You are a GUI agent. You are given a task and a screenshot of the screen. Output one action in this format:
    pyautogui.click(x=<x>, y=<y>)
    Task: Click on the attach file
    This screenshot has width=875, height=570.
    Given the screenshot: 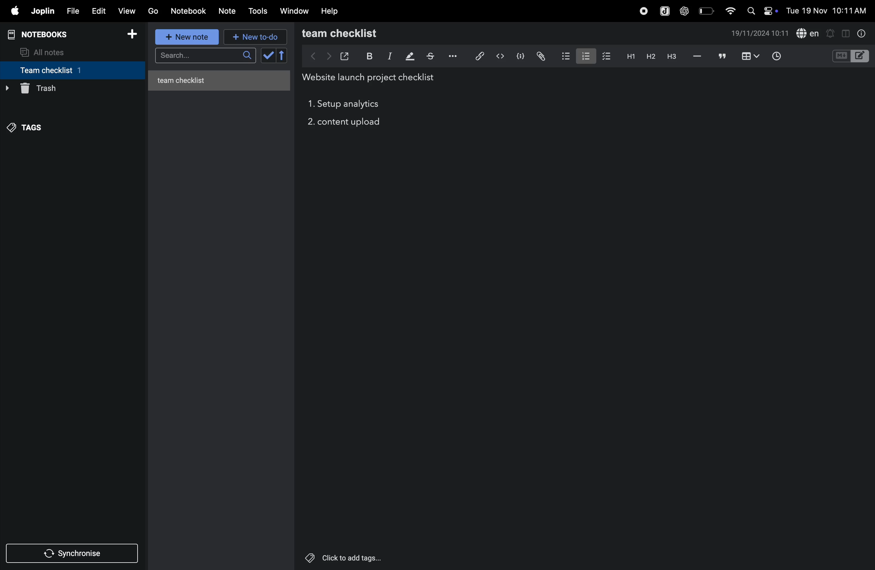 What is the action you would take?
    pyautogui.click(x=540, y=56)
    